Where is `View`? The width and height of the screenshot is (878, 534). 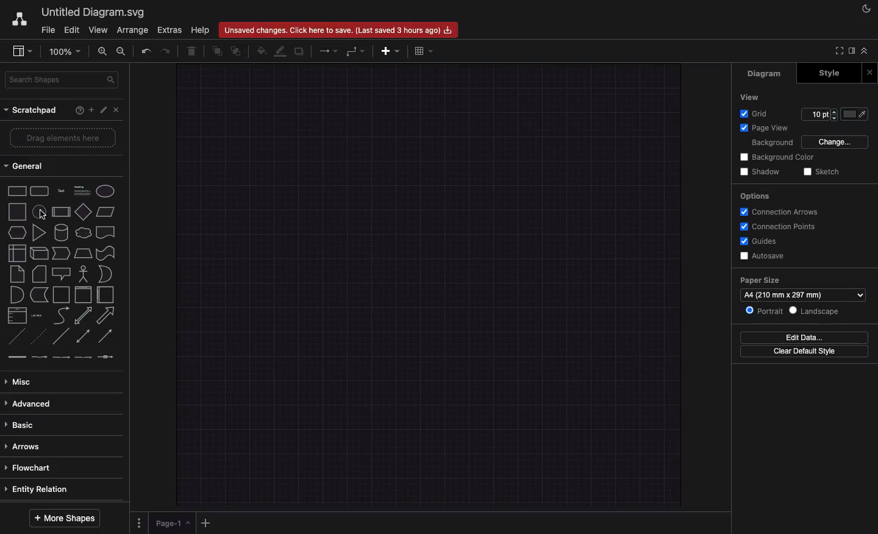
View is located at coordinates (749, 97).